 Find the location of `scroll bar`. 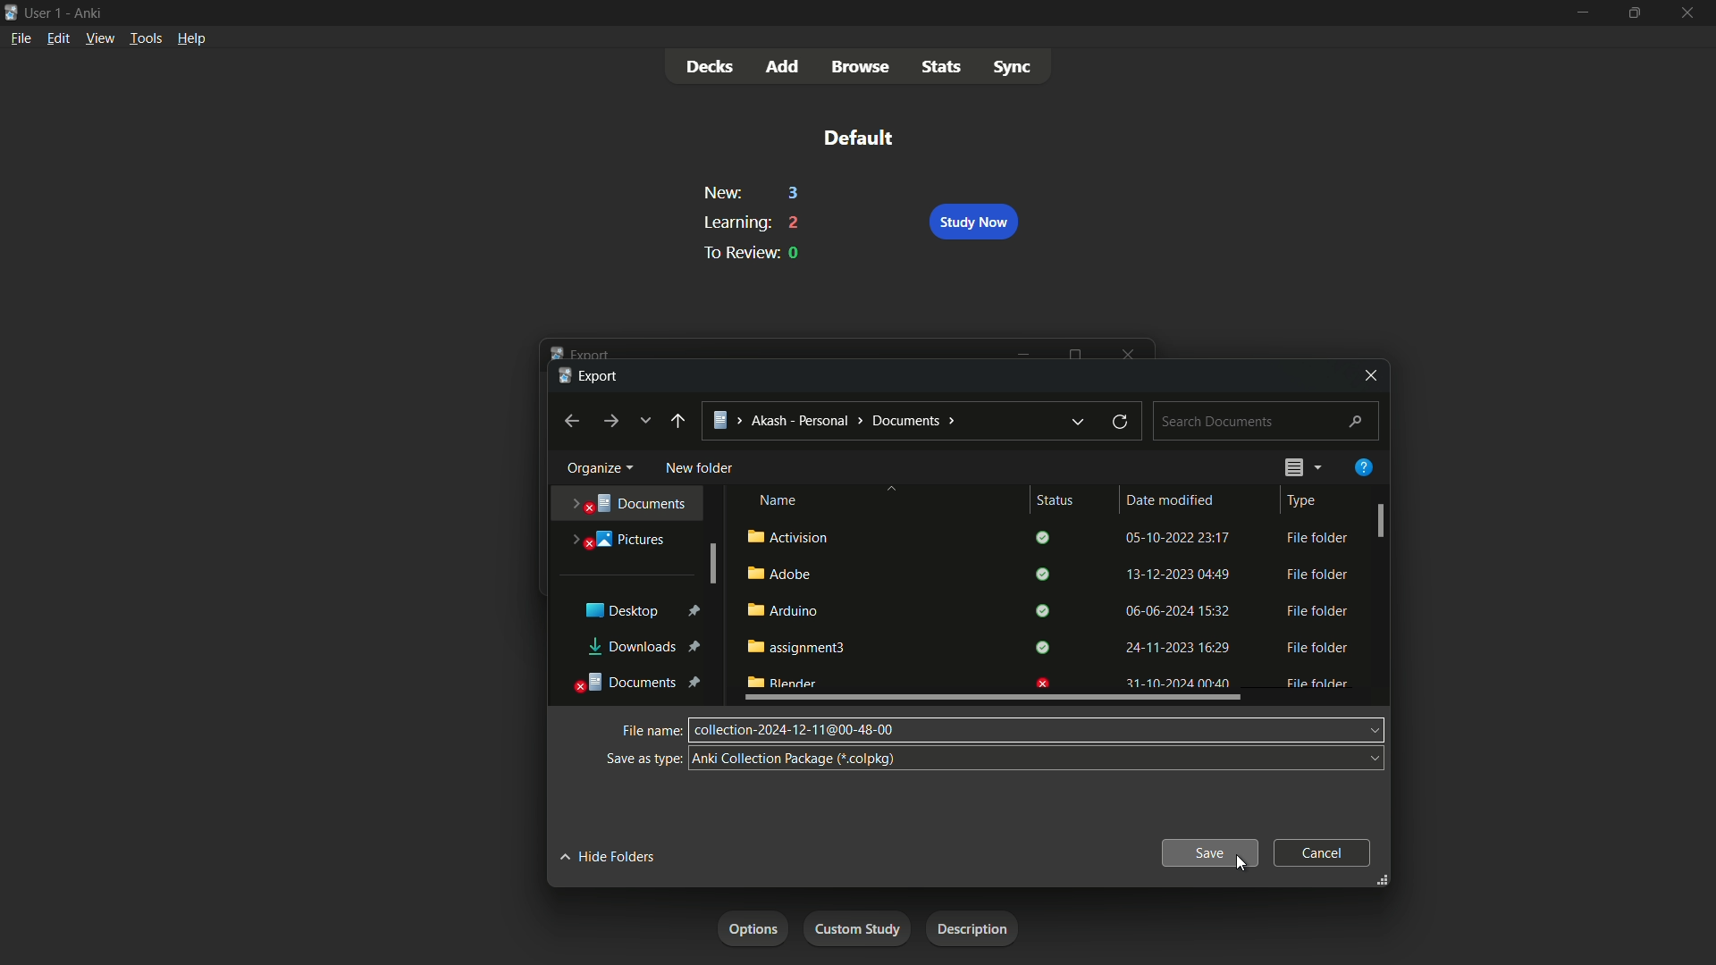

scroll bar is located at coordinates (993, 698).